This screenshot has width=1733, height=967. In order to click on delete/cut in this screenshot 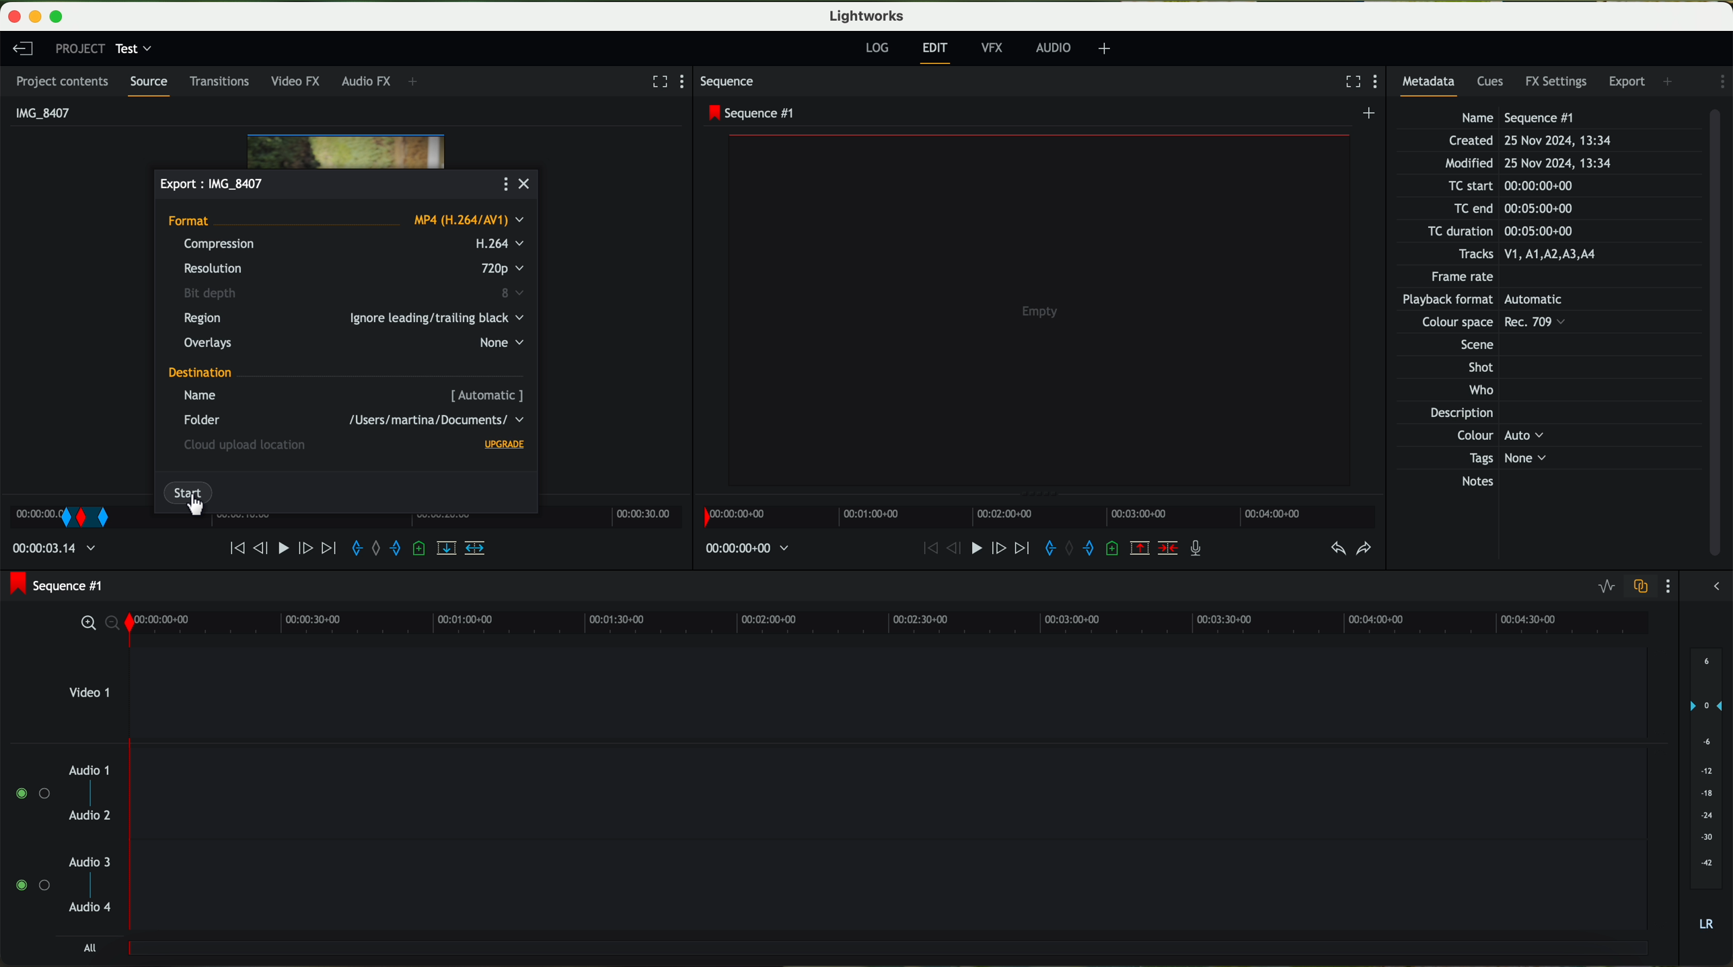, I will do `click(1168, 549)`.